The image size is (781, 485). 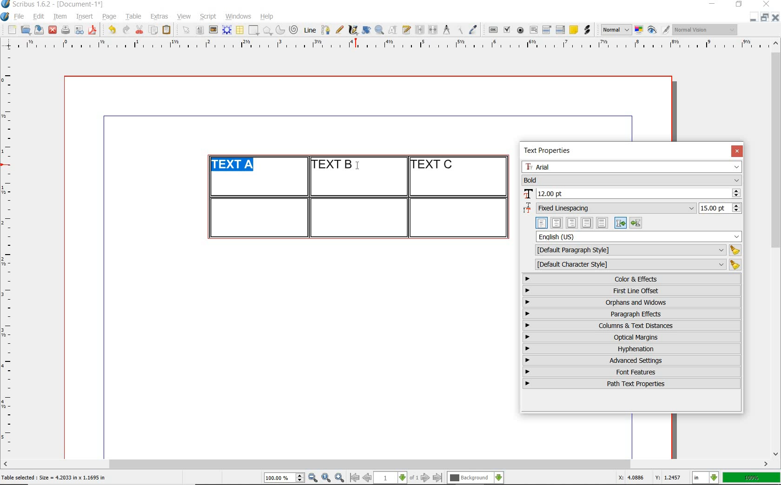 I want to click on pdf radio button, so click(x=520, y=31).